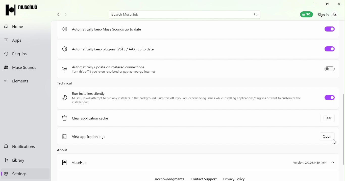 Image resolution: width=345 pixels, height=181 pixels. Describe the element at coordinates (19, 146) in the screenshot. I see `Notifications` at that location.